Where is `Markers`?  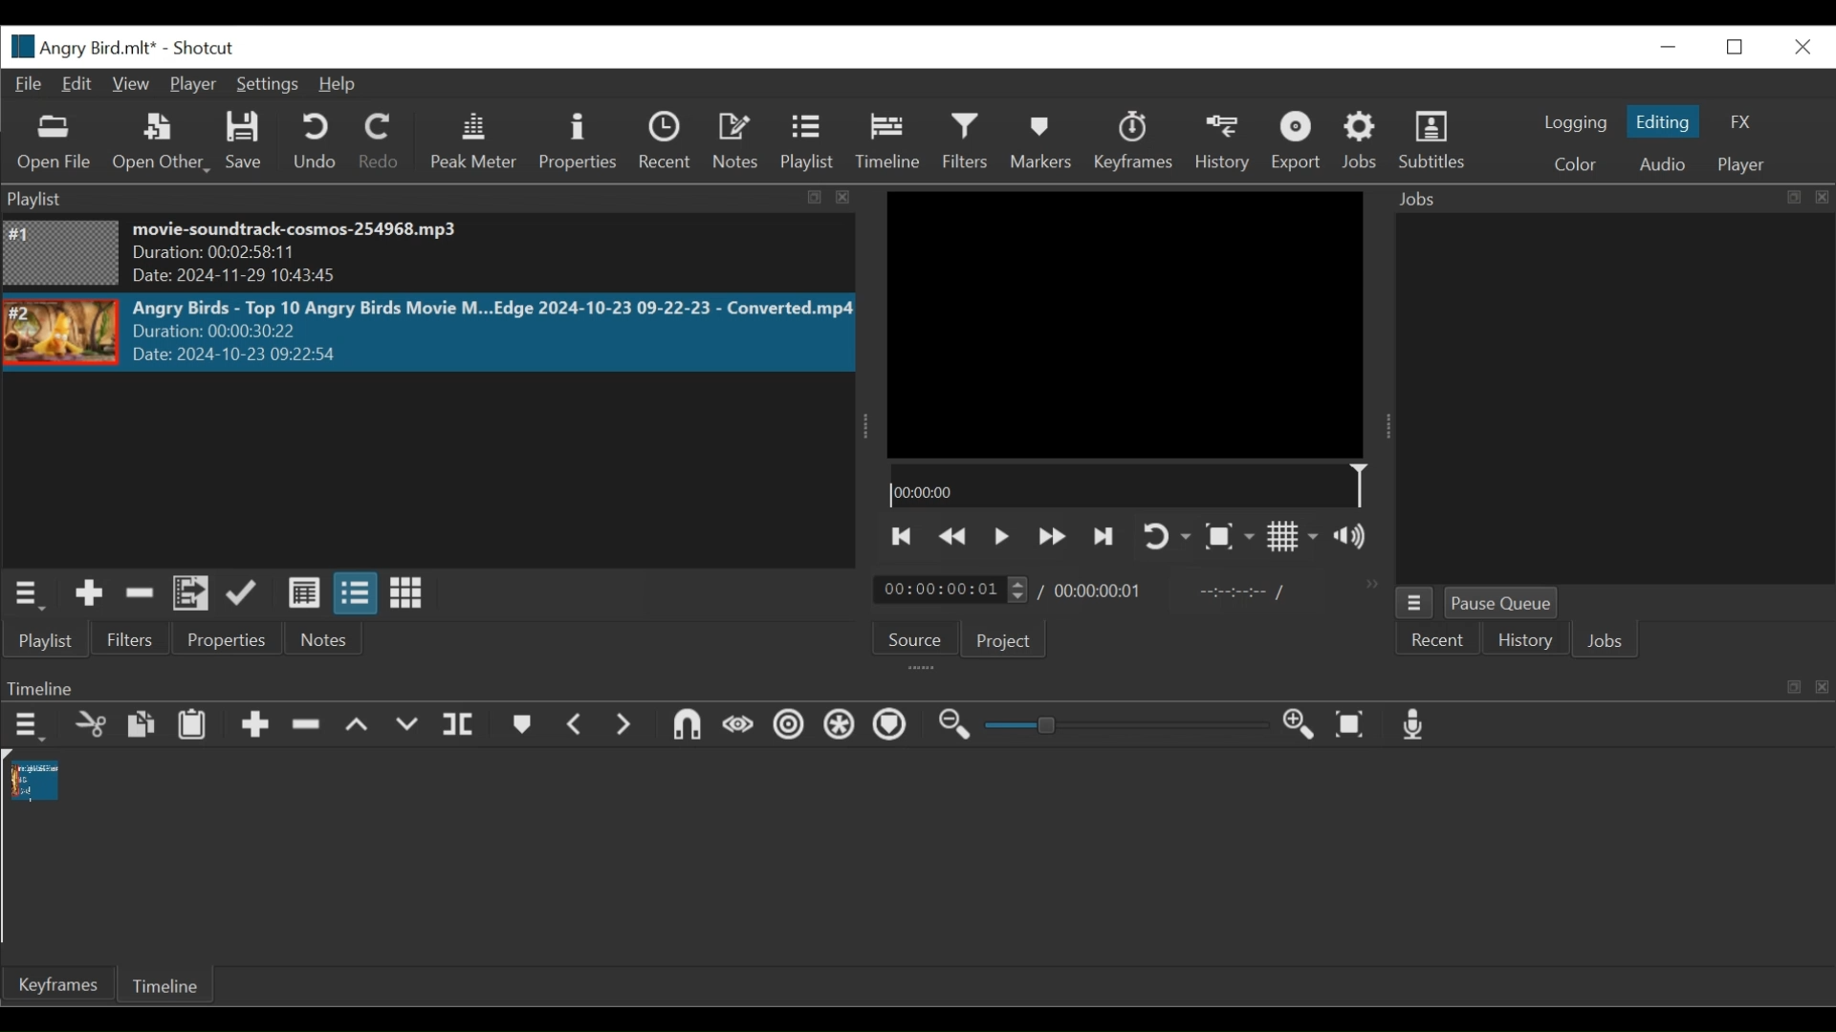
Markers is located at coordinates (1041, 141).